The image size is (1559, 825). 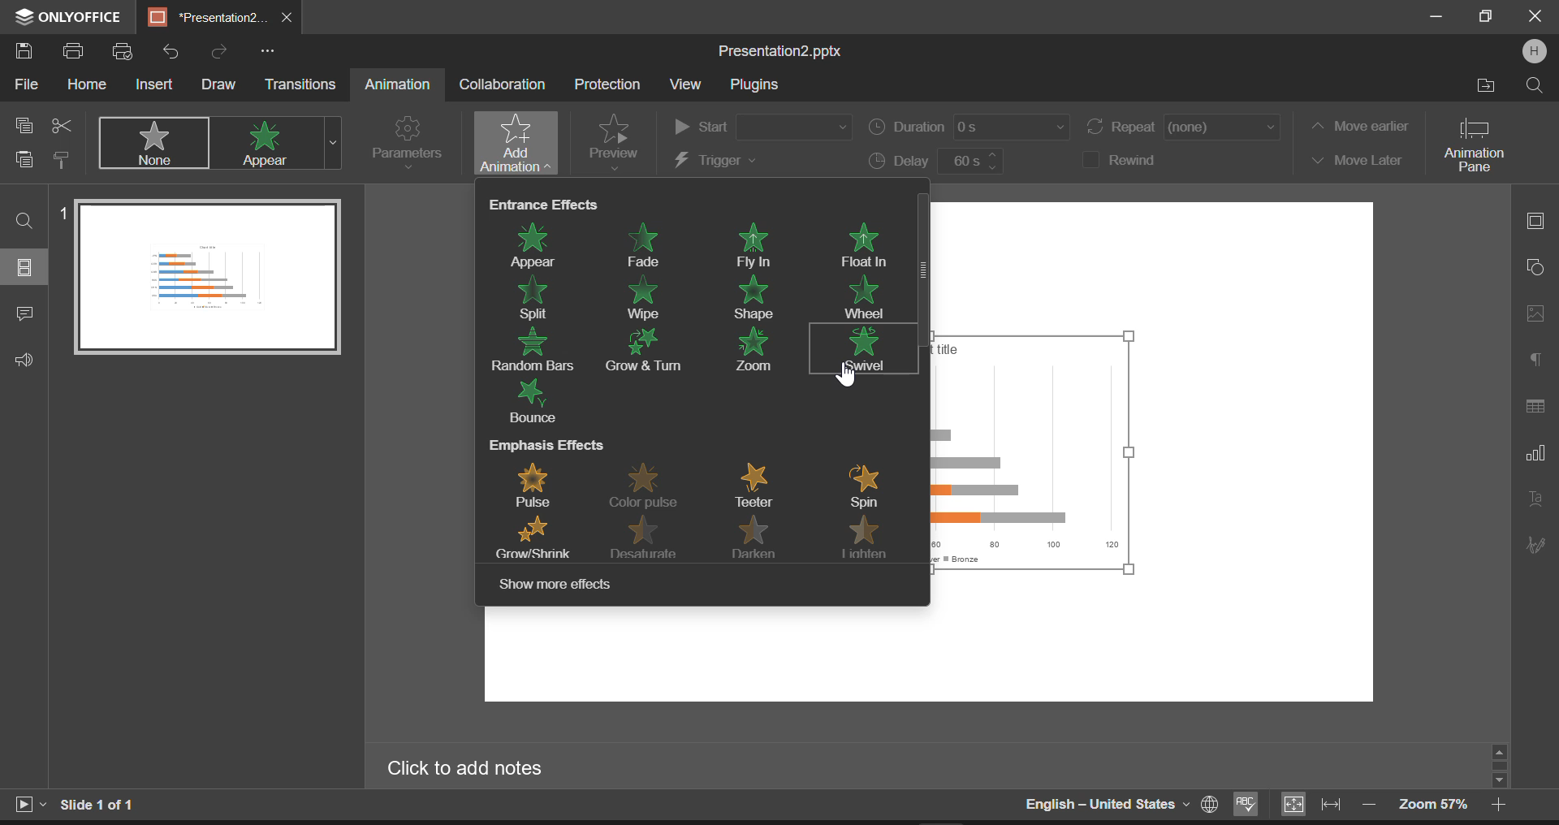 I want to click on Bounce, so click(x=536, y=403).